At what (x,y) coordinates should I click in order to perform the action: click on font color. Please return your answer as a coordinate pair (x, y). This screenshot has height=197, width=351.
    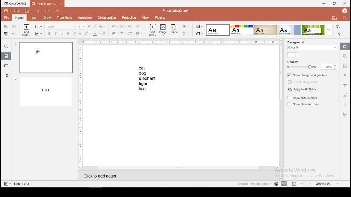
    Looking at the image, I should click on (96, 34).